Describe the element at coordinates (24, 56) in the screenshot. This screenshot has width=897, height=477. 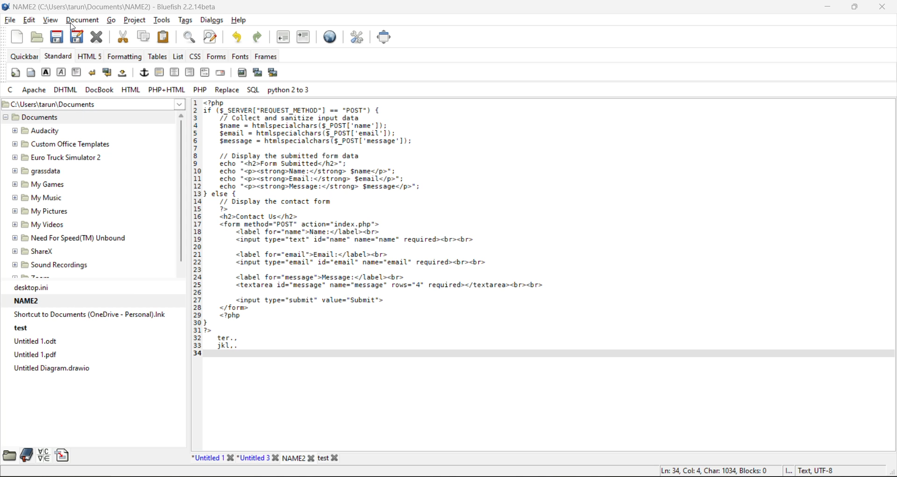
I see `quickbar` at that location.